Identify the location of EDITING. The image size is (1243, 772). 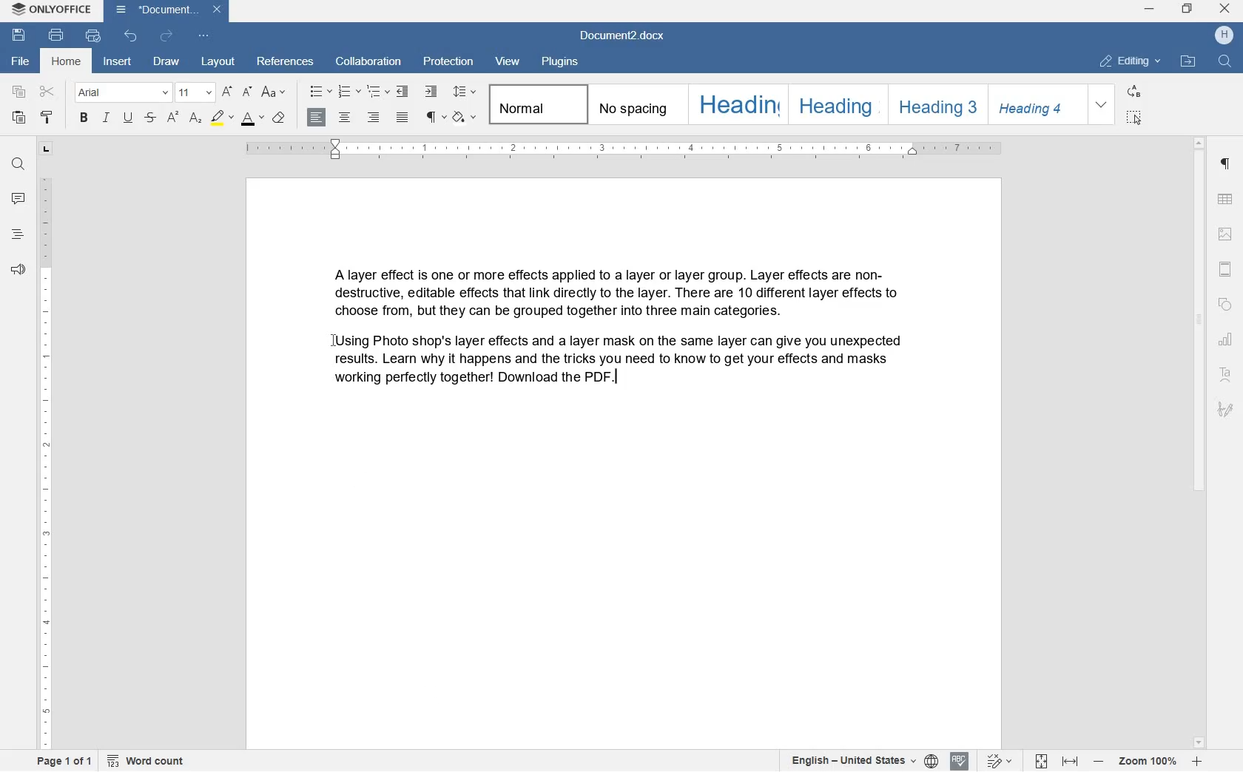
(1131, 62).